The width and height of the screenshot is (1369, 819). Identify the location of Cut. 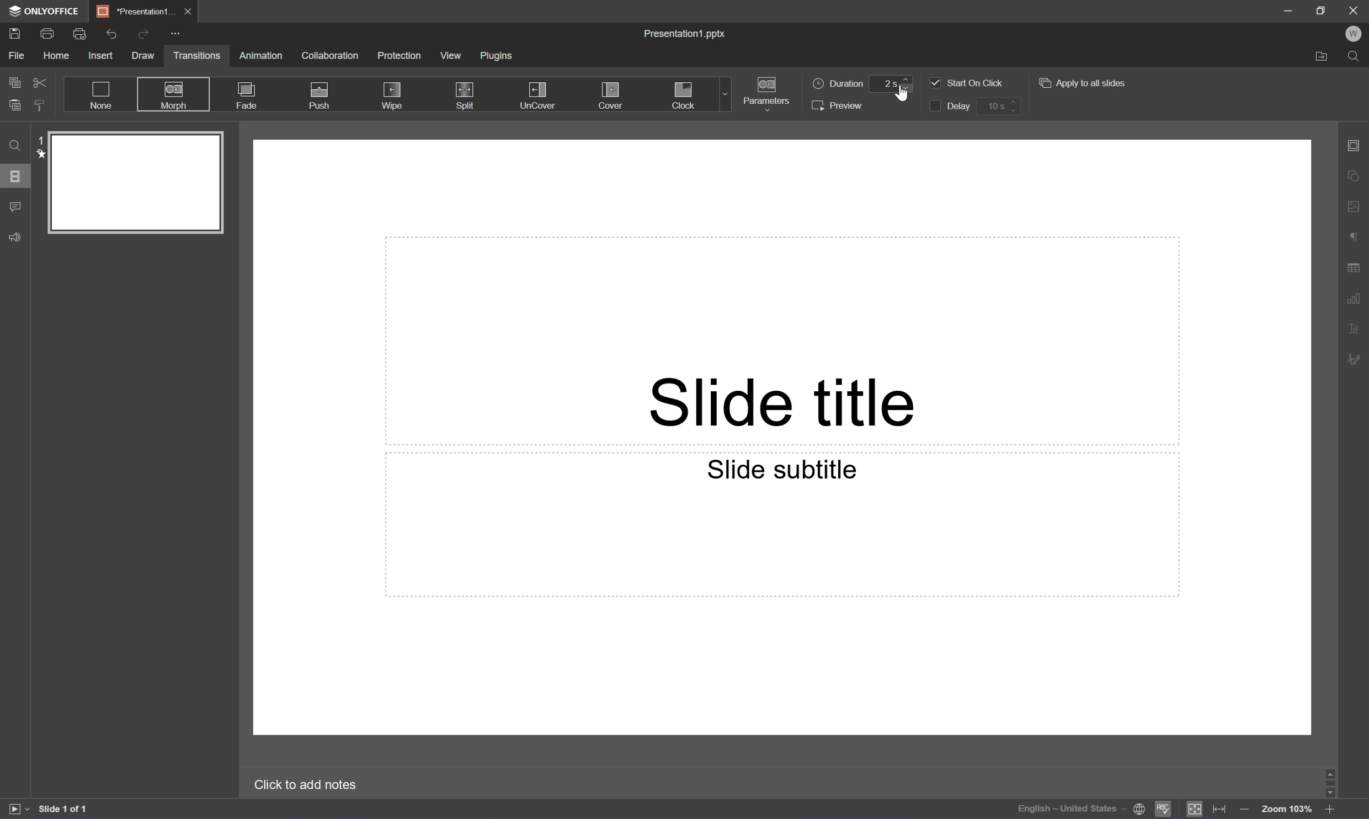
(39, 81).